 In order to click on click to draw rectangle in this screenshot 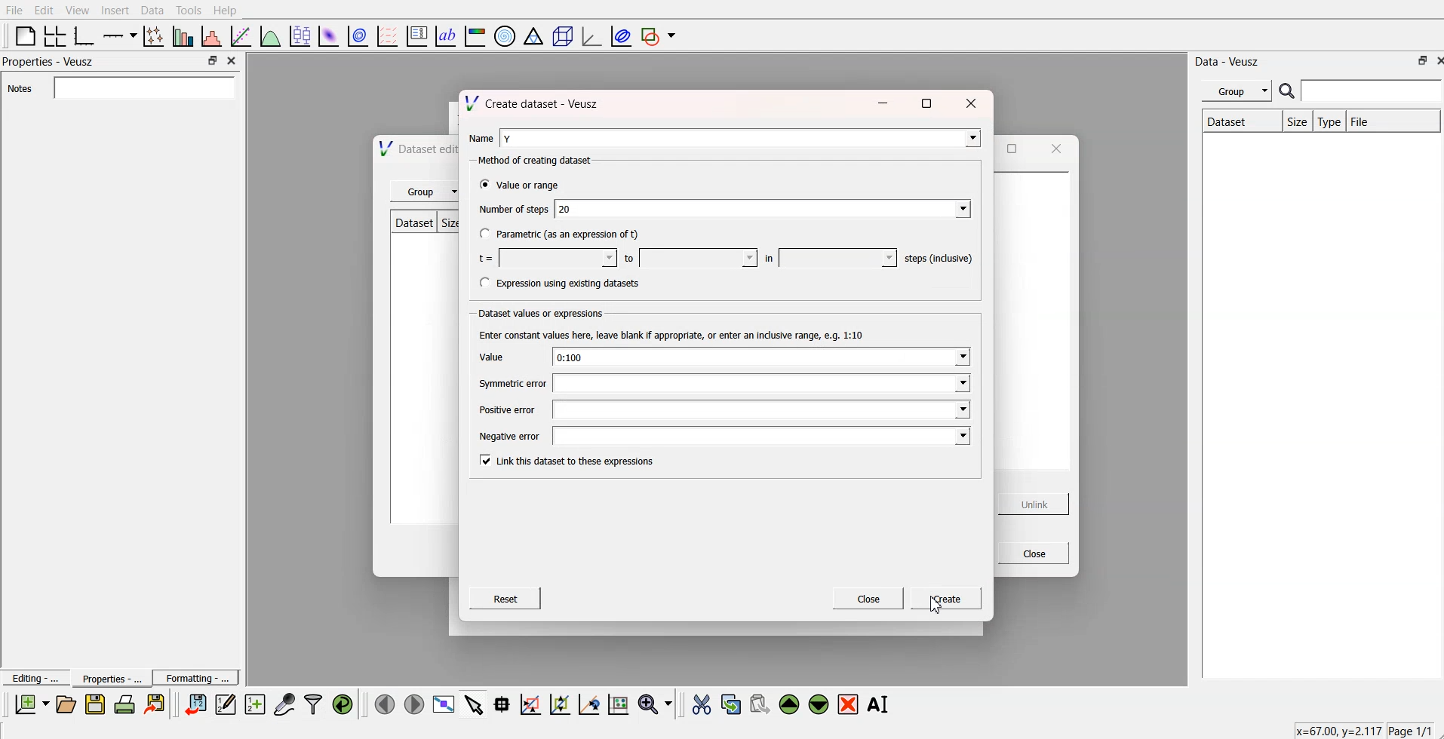, I will do `click(531, 703)`.